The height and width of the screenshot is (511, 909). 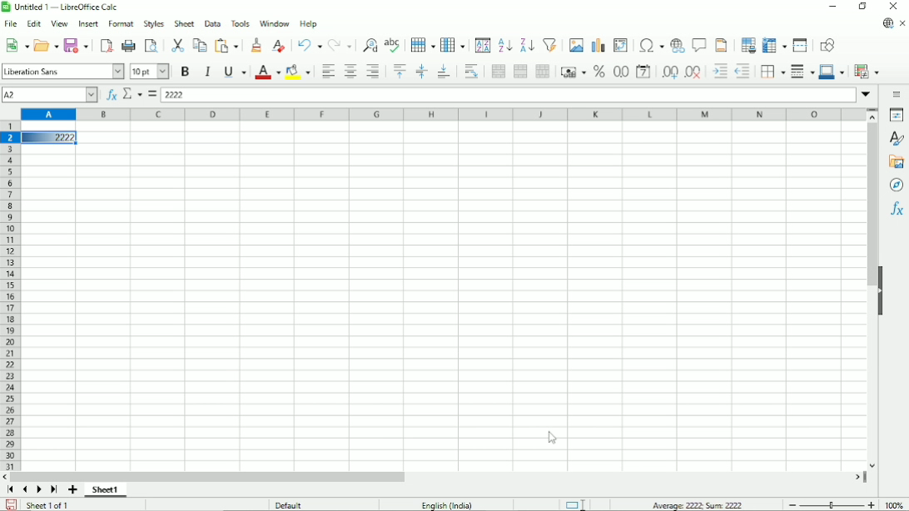 I want to click on Insert hyperlink, so click(x=676, y=46).